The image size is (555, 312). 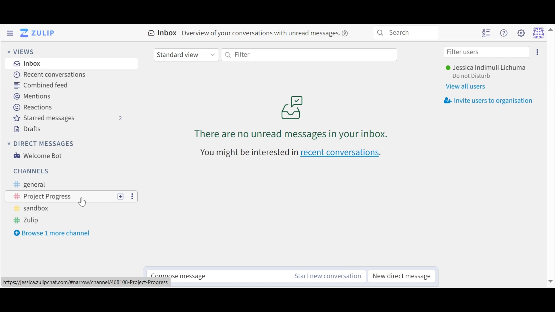 I want to click on url, so click(x=87, y=283).